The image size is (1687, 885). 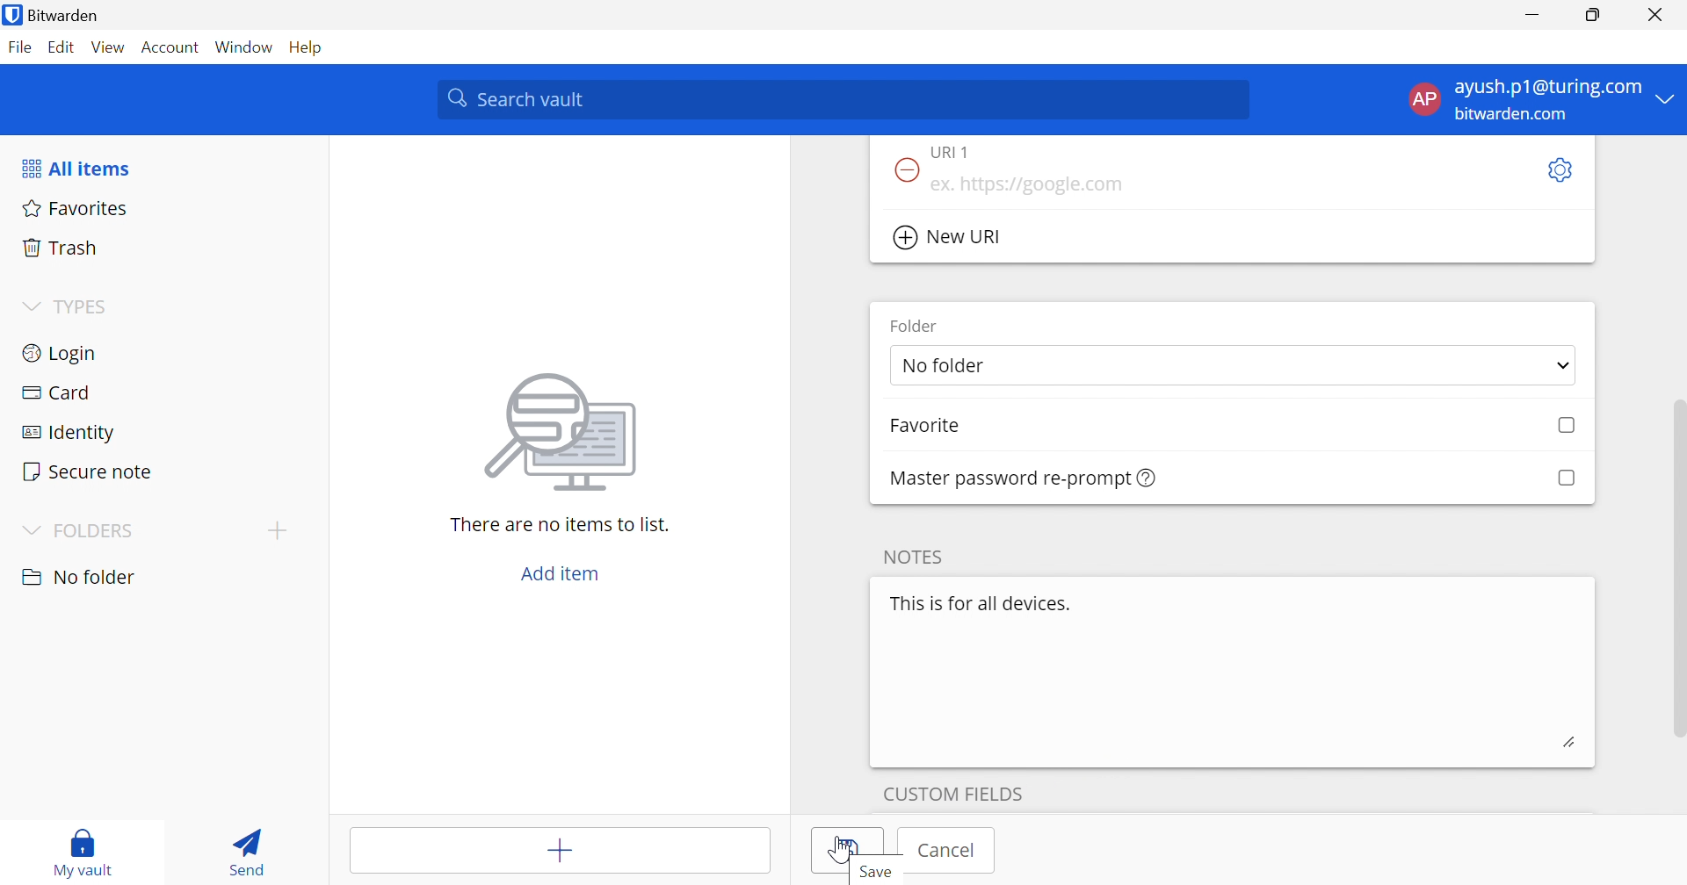 What do you see at coordinates (242, 848) in the screenshot?
I see `Send` at bounding box center [242, 848].